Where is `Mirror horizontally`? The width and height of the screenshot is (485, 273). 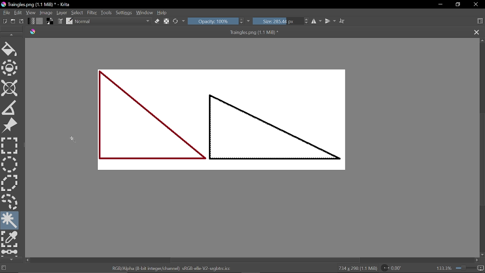 Mirror horizontally is located at coordinates (317, 21).